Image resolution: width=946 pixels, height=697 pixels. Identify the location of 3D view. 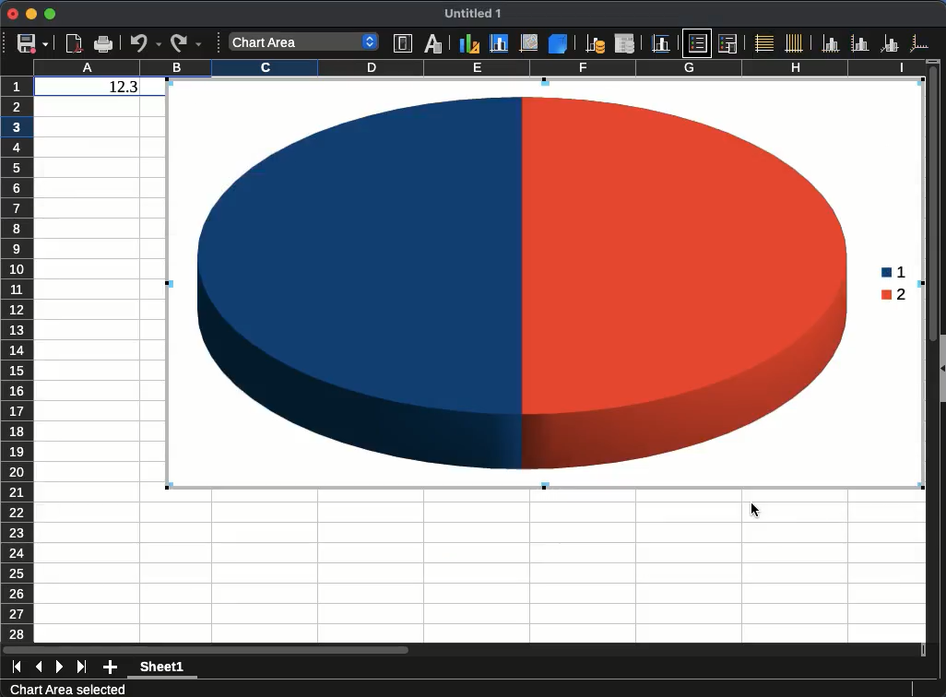
(558, 43).